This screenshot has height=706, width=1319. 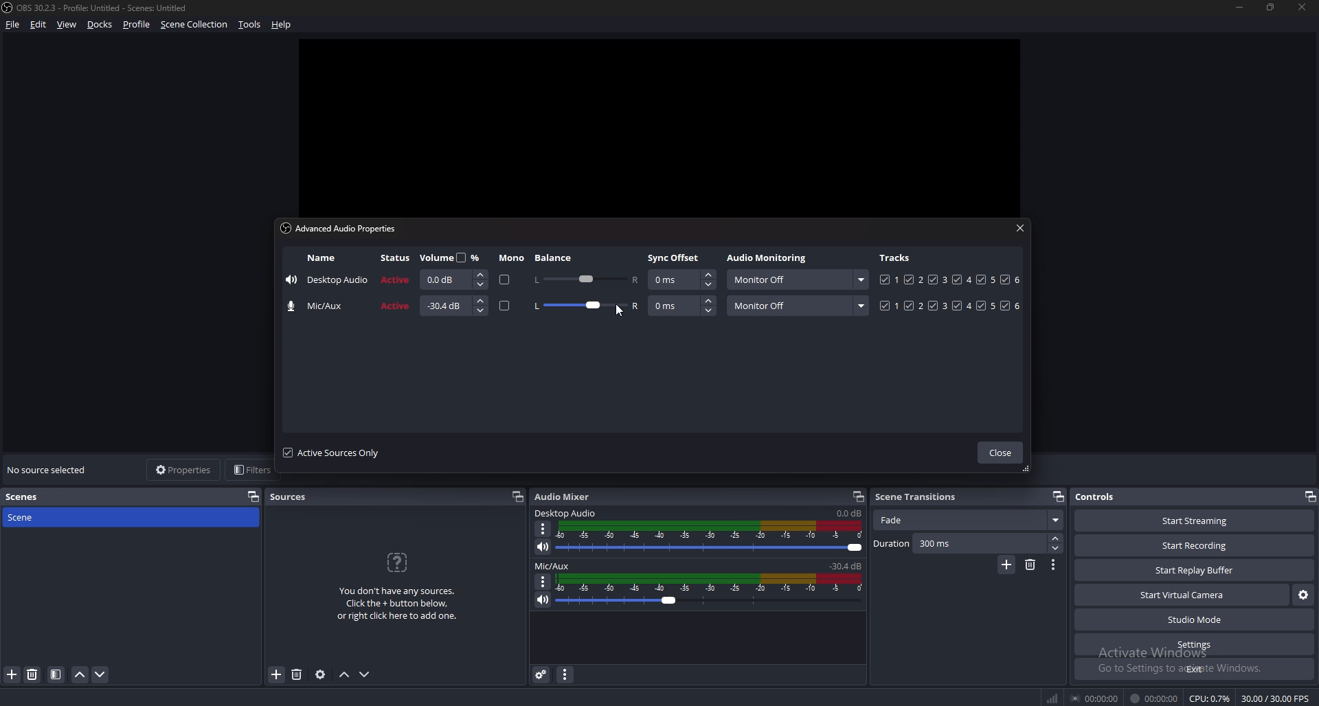 I want to click on volume, so click(x=450, y=257).